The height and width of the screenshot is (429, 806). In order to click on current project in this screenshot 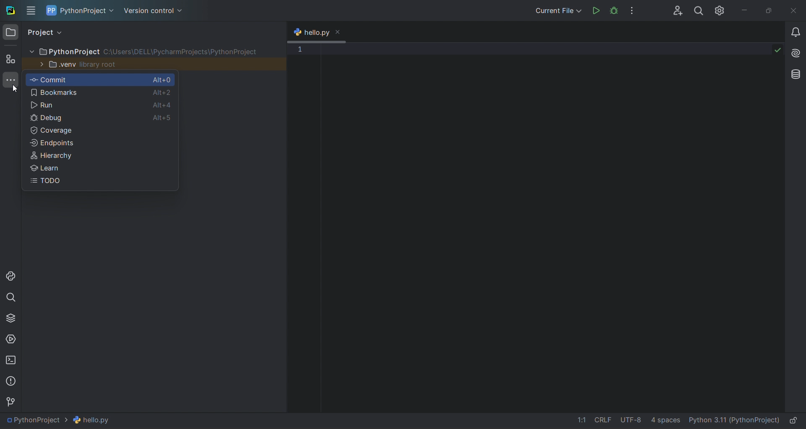, I will do `click(88, 13)`.